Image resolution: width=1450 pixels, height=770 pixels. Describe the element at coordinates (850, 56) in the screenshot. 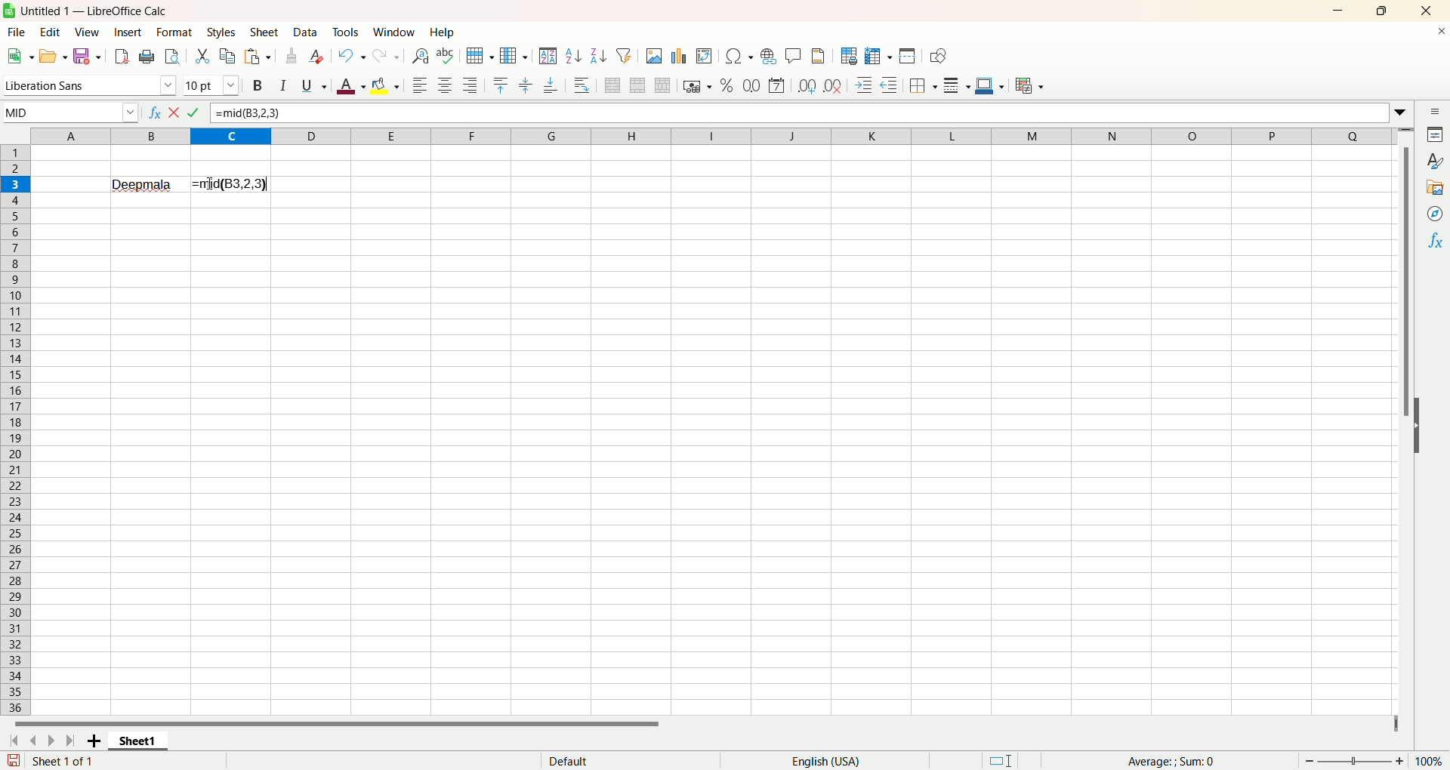

I see `Define print area` at that location.